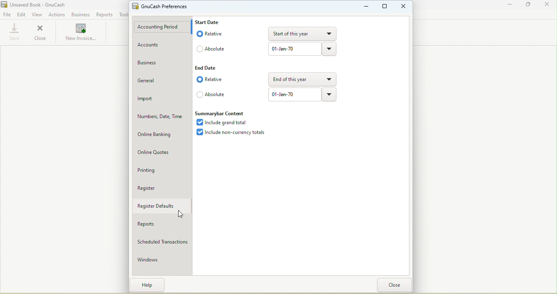  What do you see at coordinates (163, 136) in the screenshot?
I see `Online banking` at bounding box center [163, 136].